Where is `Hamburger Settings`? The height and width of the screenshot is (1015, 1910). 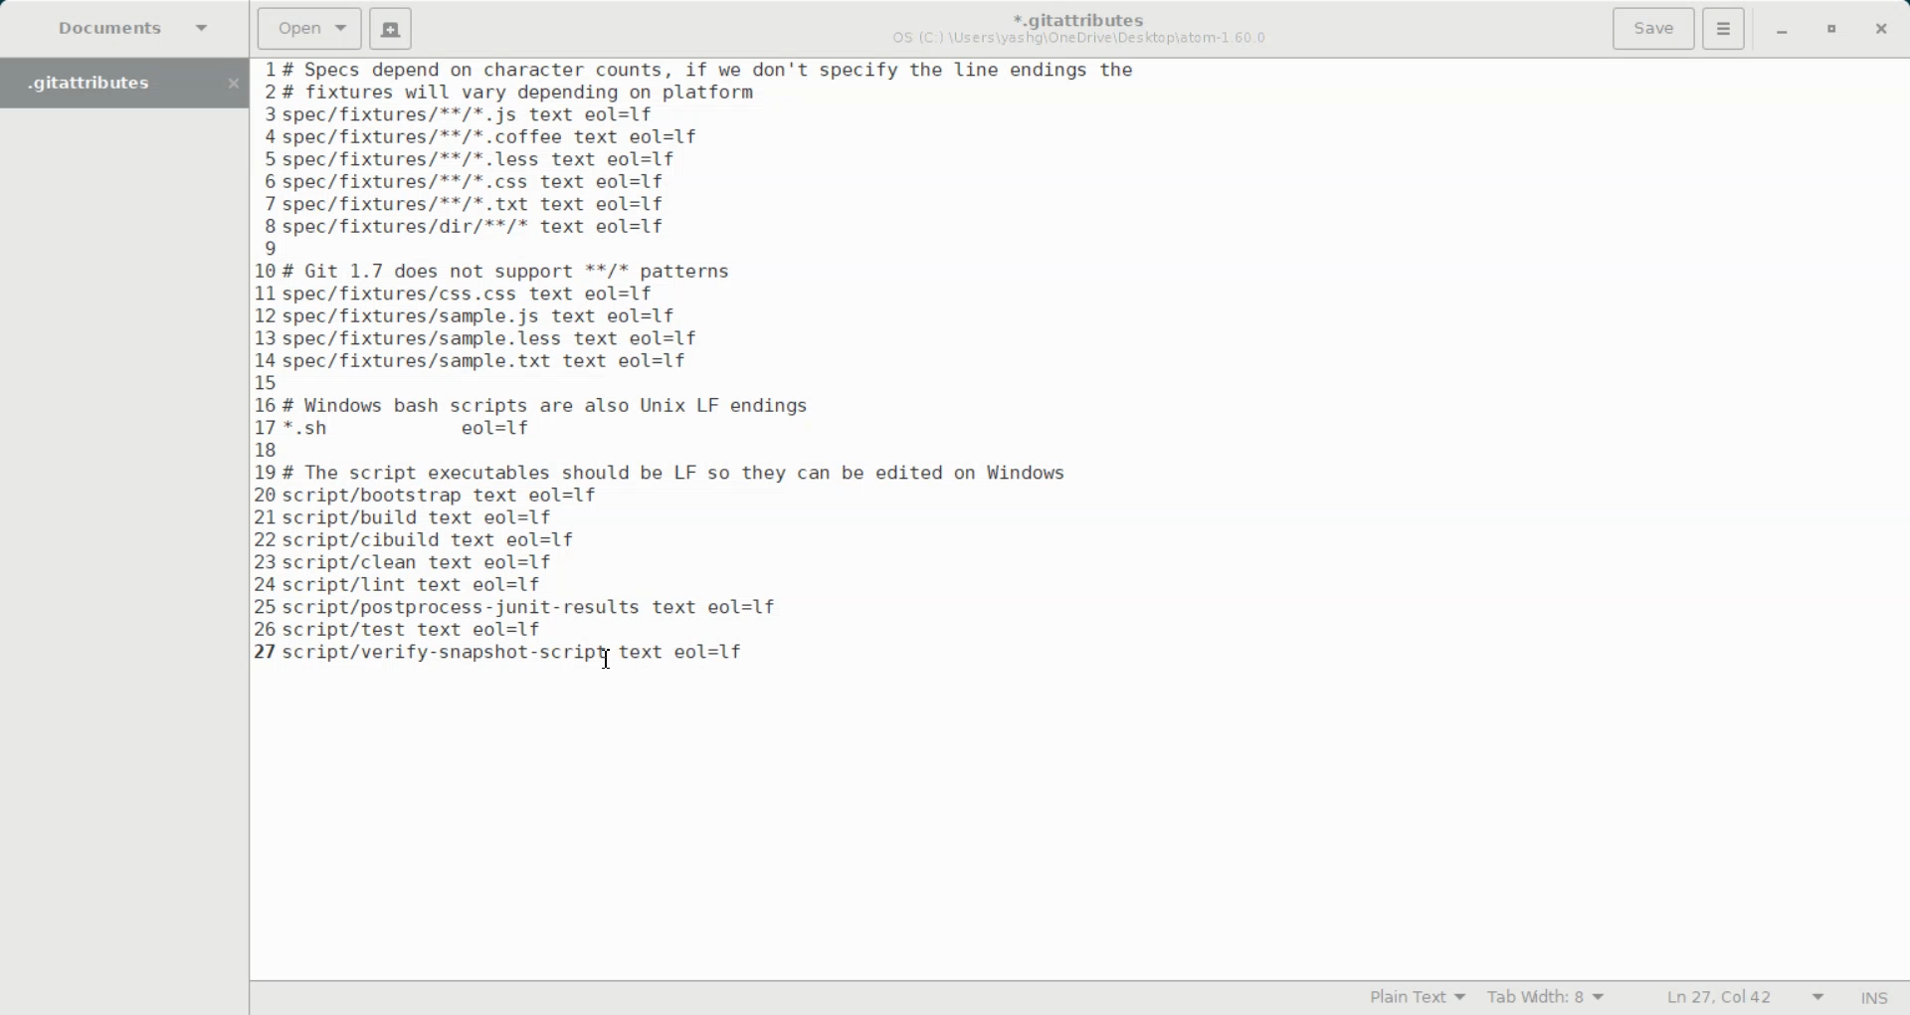
Hamburger Settings is located at coordinates (1724, 28).